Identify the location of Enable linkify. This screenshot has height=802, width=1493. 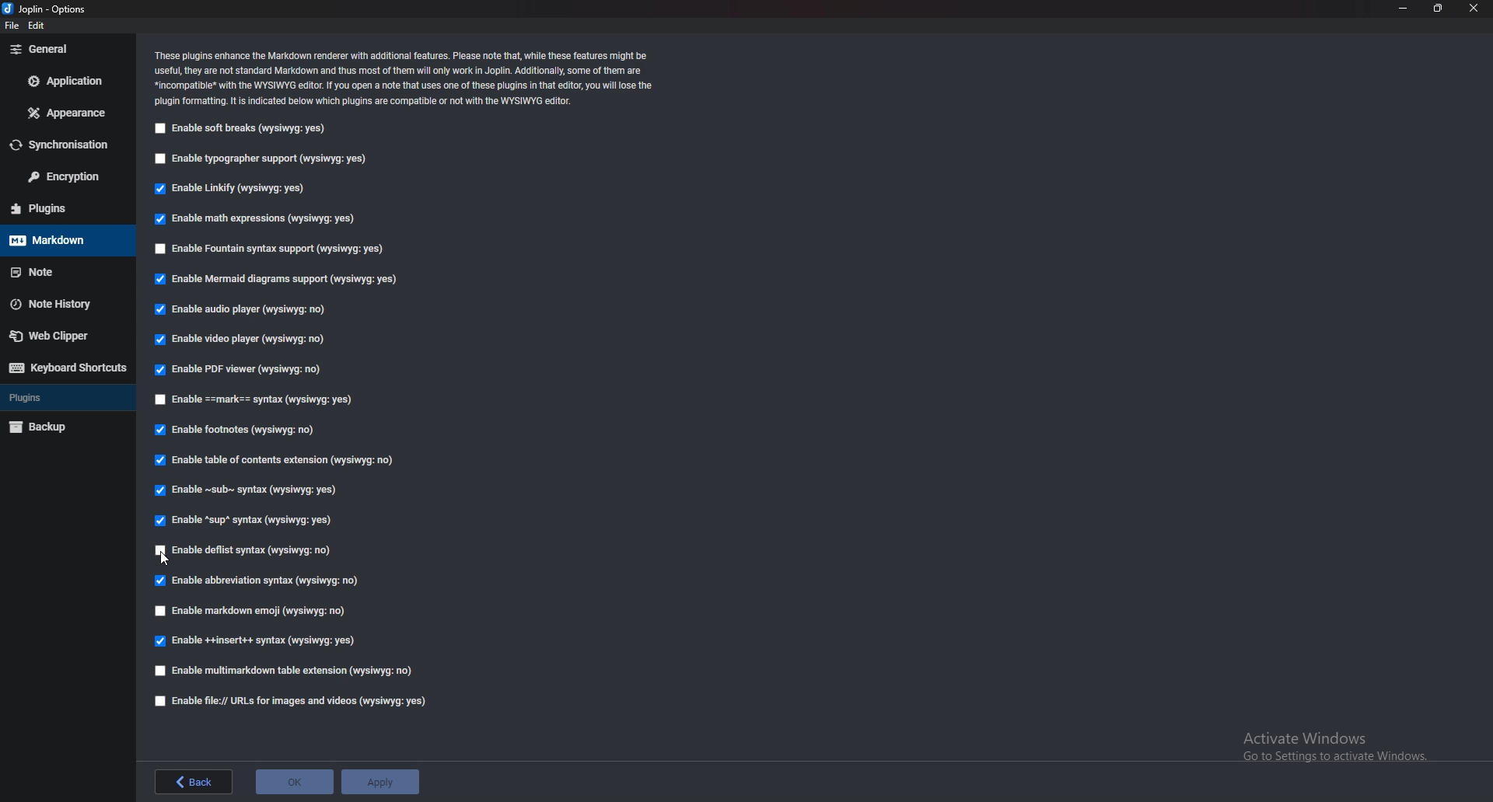
(233, 188).